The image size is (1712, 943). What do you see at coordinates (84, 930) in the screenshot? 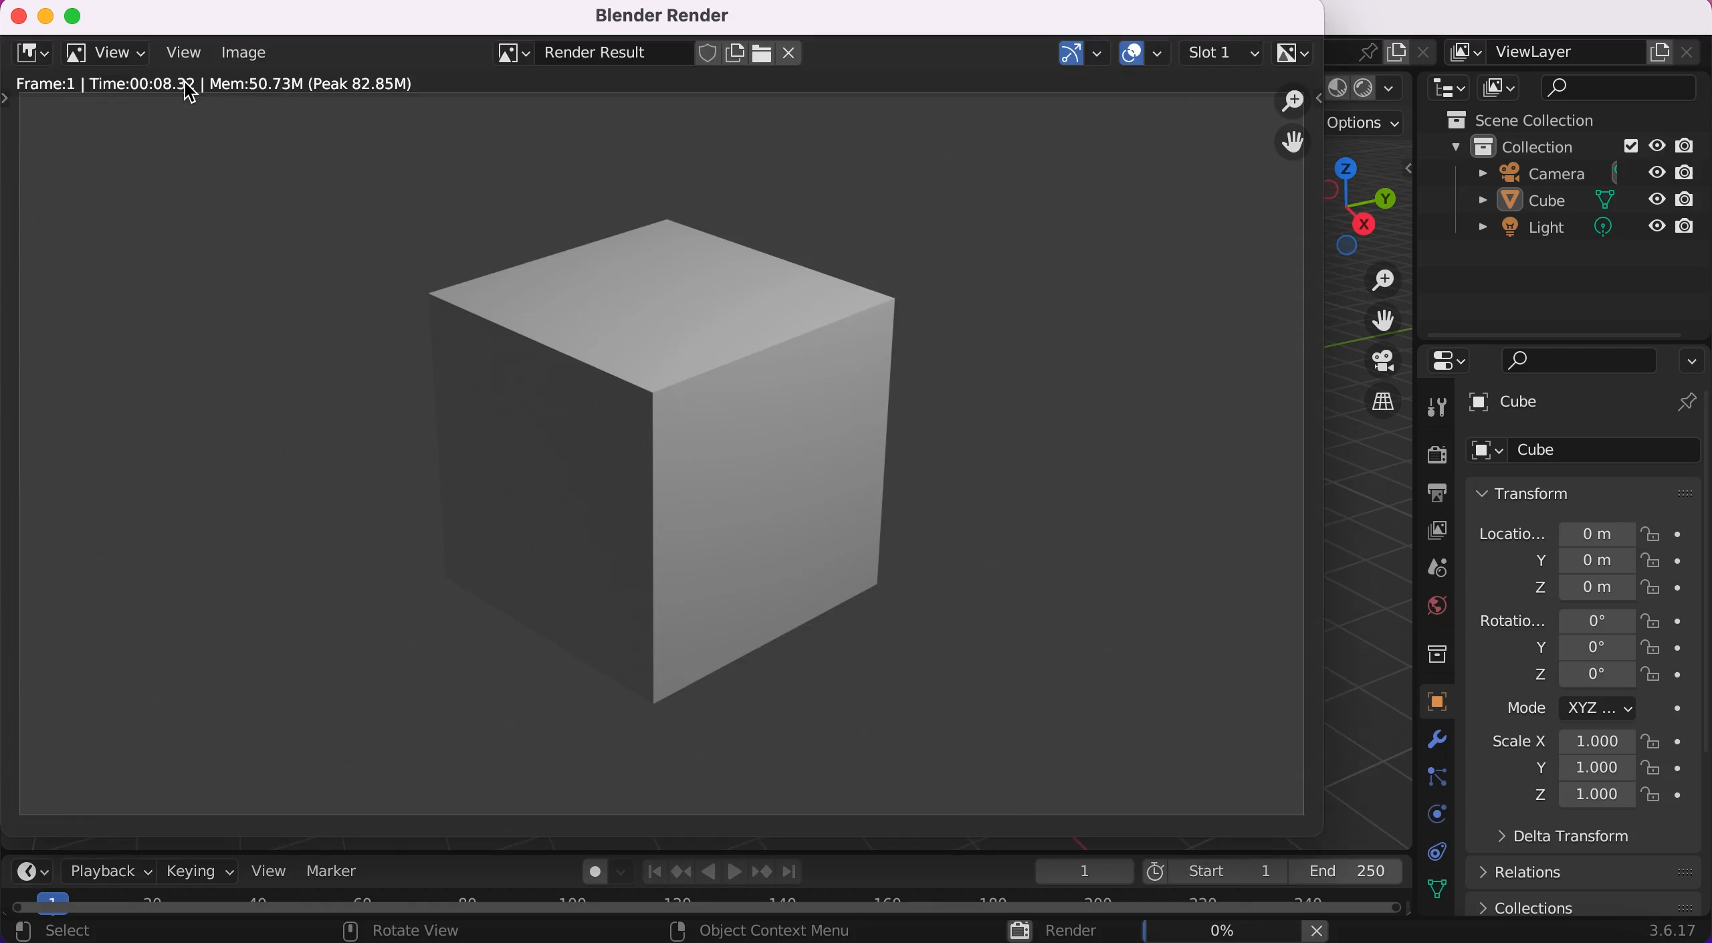
I see `select` at bounding box center [84, 930].